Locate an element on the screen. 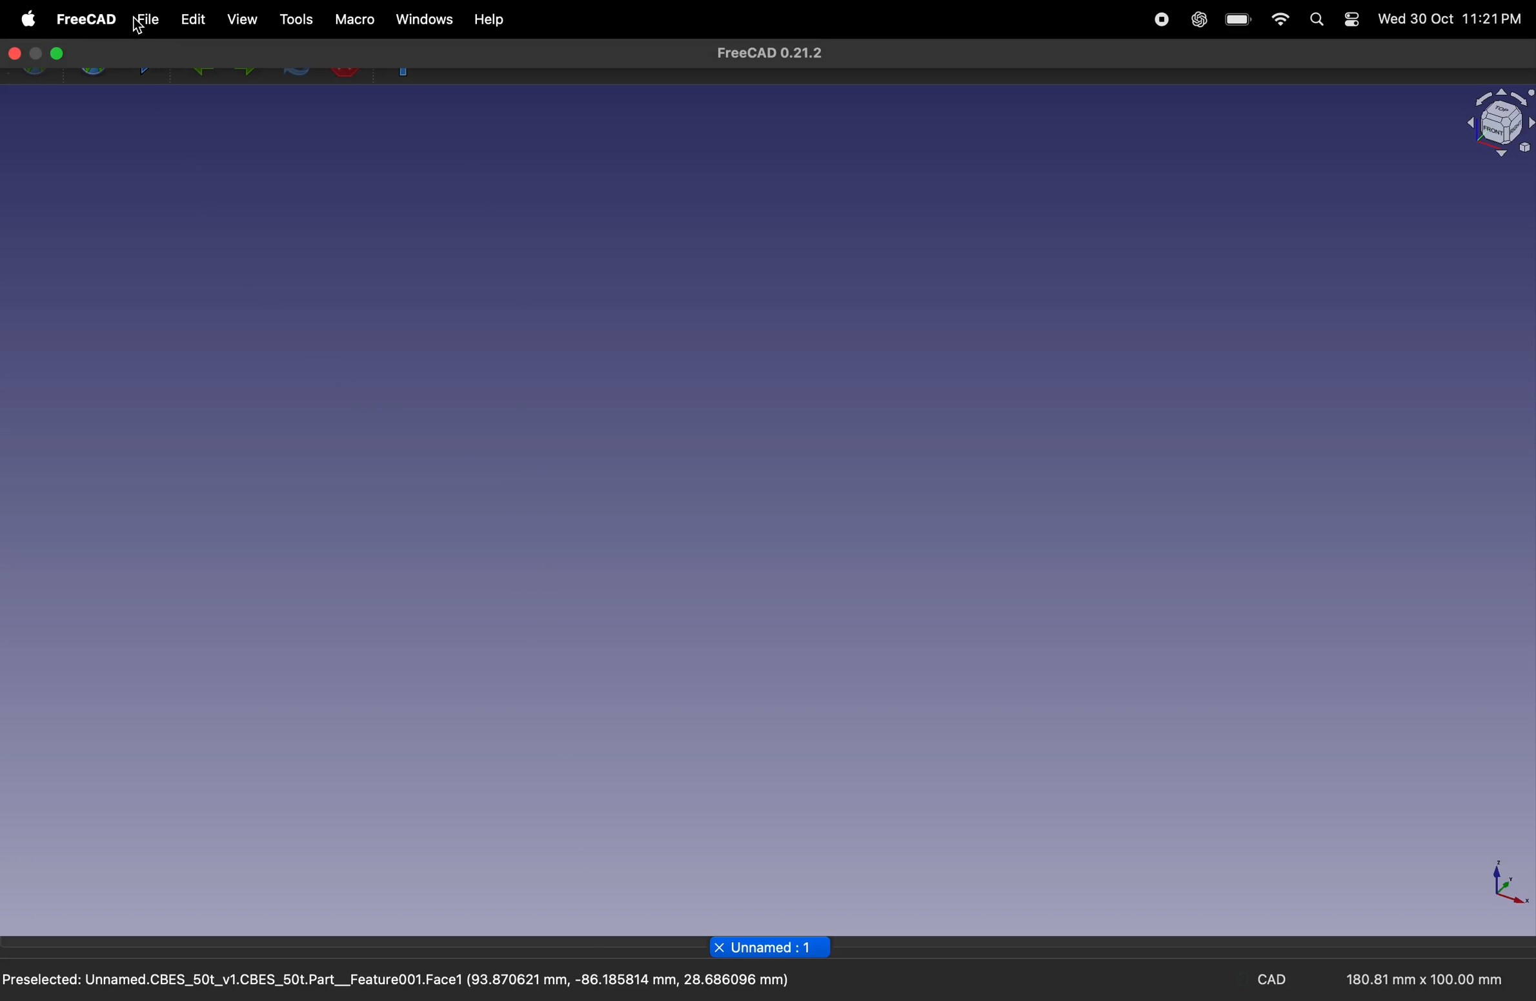  settings is located at coordinates (1351, 20).